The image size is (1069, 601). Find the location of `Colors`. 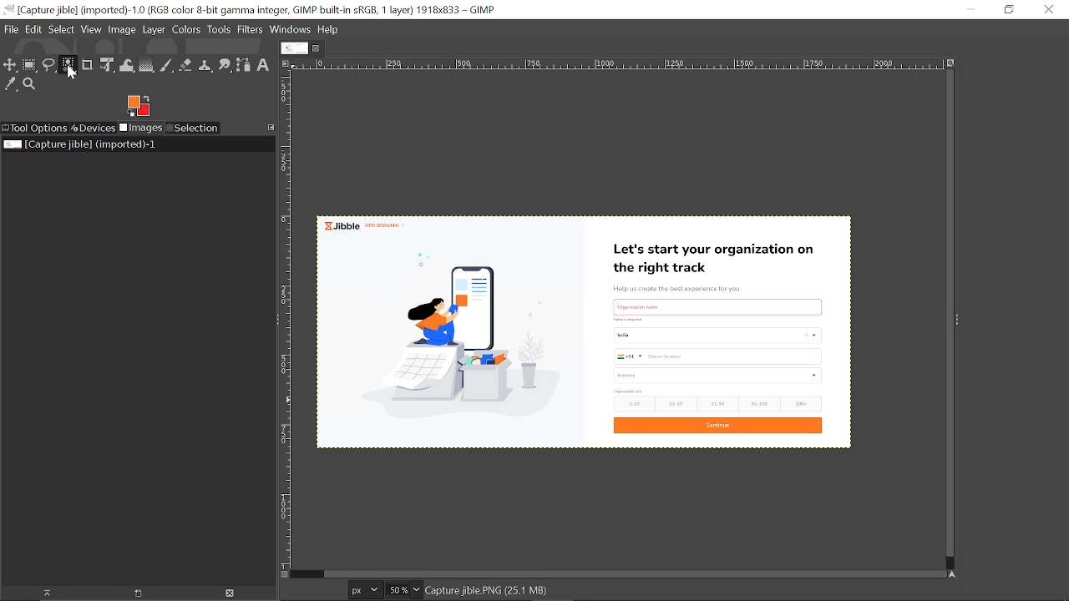

Colors is located at coordinates (187, 29).